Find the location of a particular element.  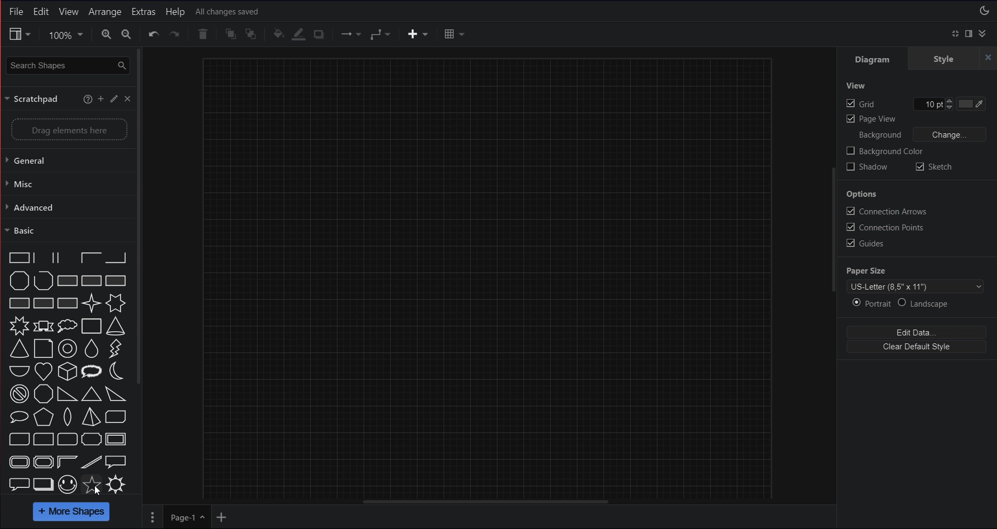

Connection Arrows is located at coordinates (886, 211).